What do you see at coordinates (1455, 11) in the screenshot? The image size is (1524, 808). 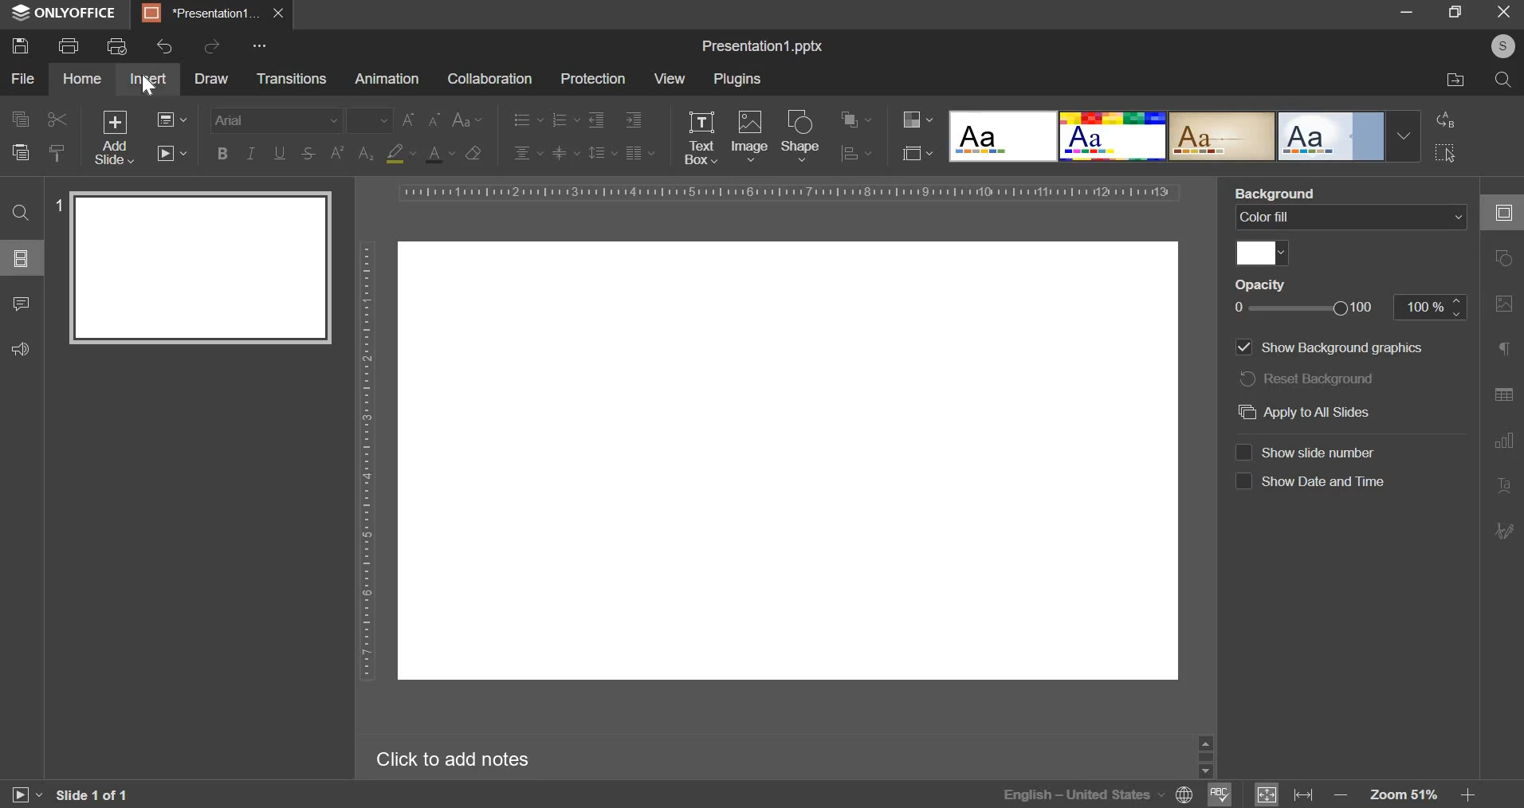 I see `full screen` at bounding box center [1455, 11].